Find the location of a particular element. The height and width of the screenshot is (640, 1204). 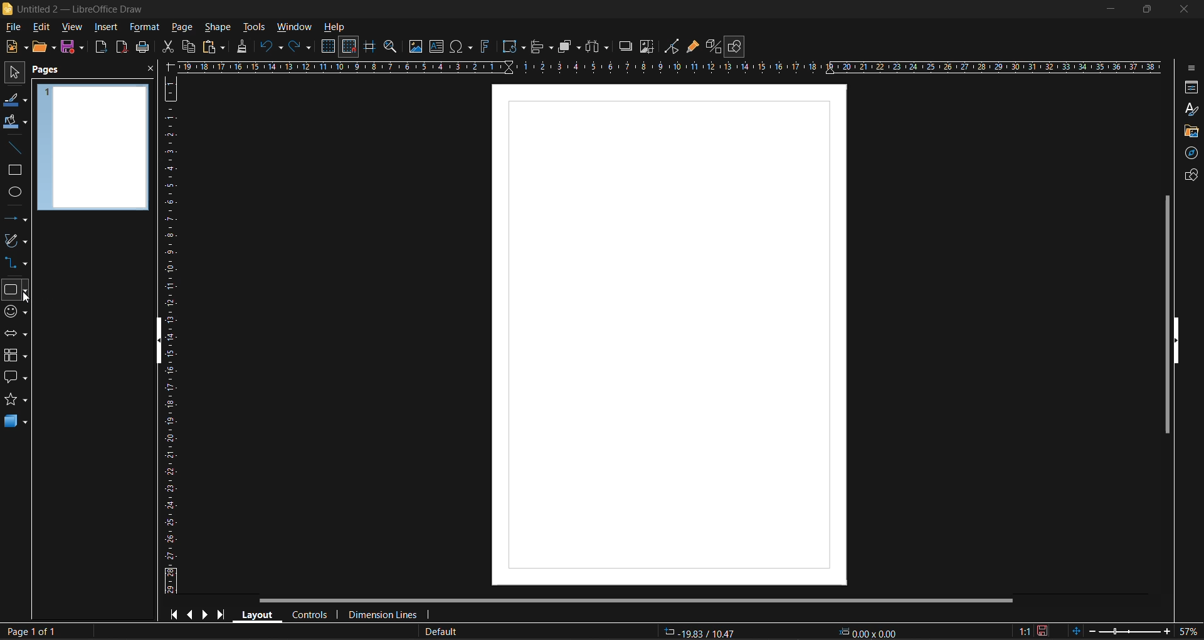

arrange is located at coordinates (569, 46).